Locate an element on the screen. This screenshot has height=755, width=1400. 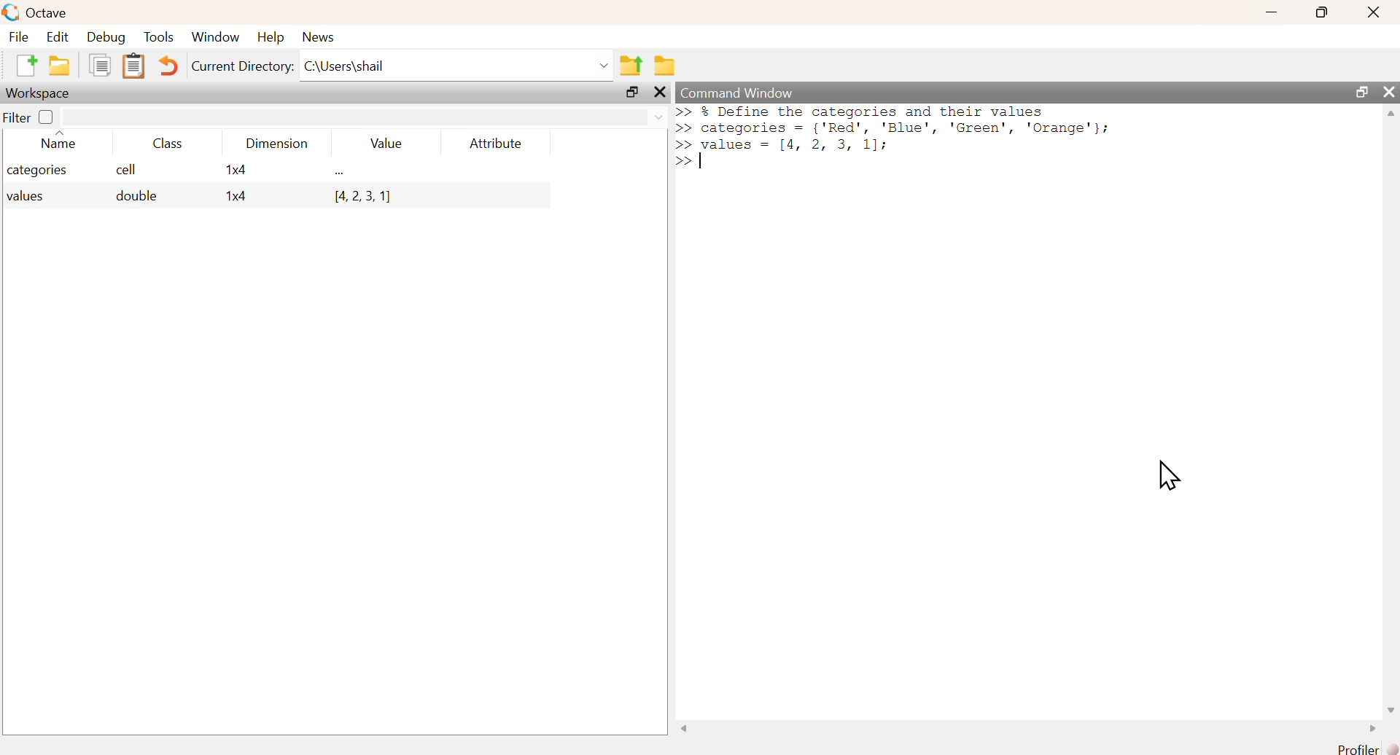
Profiler is located at coordinates (1363, 748).